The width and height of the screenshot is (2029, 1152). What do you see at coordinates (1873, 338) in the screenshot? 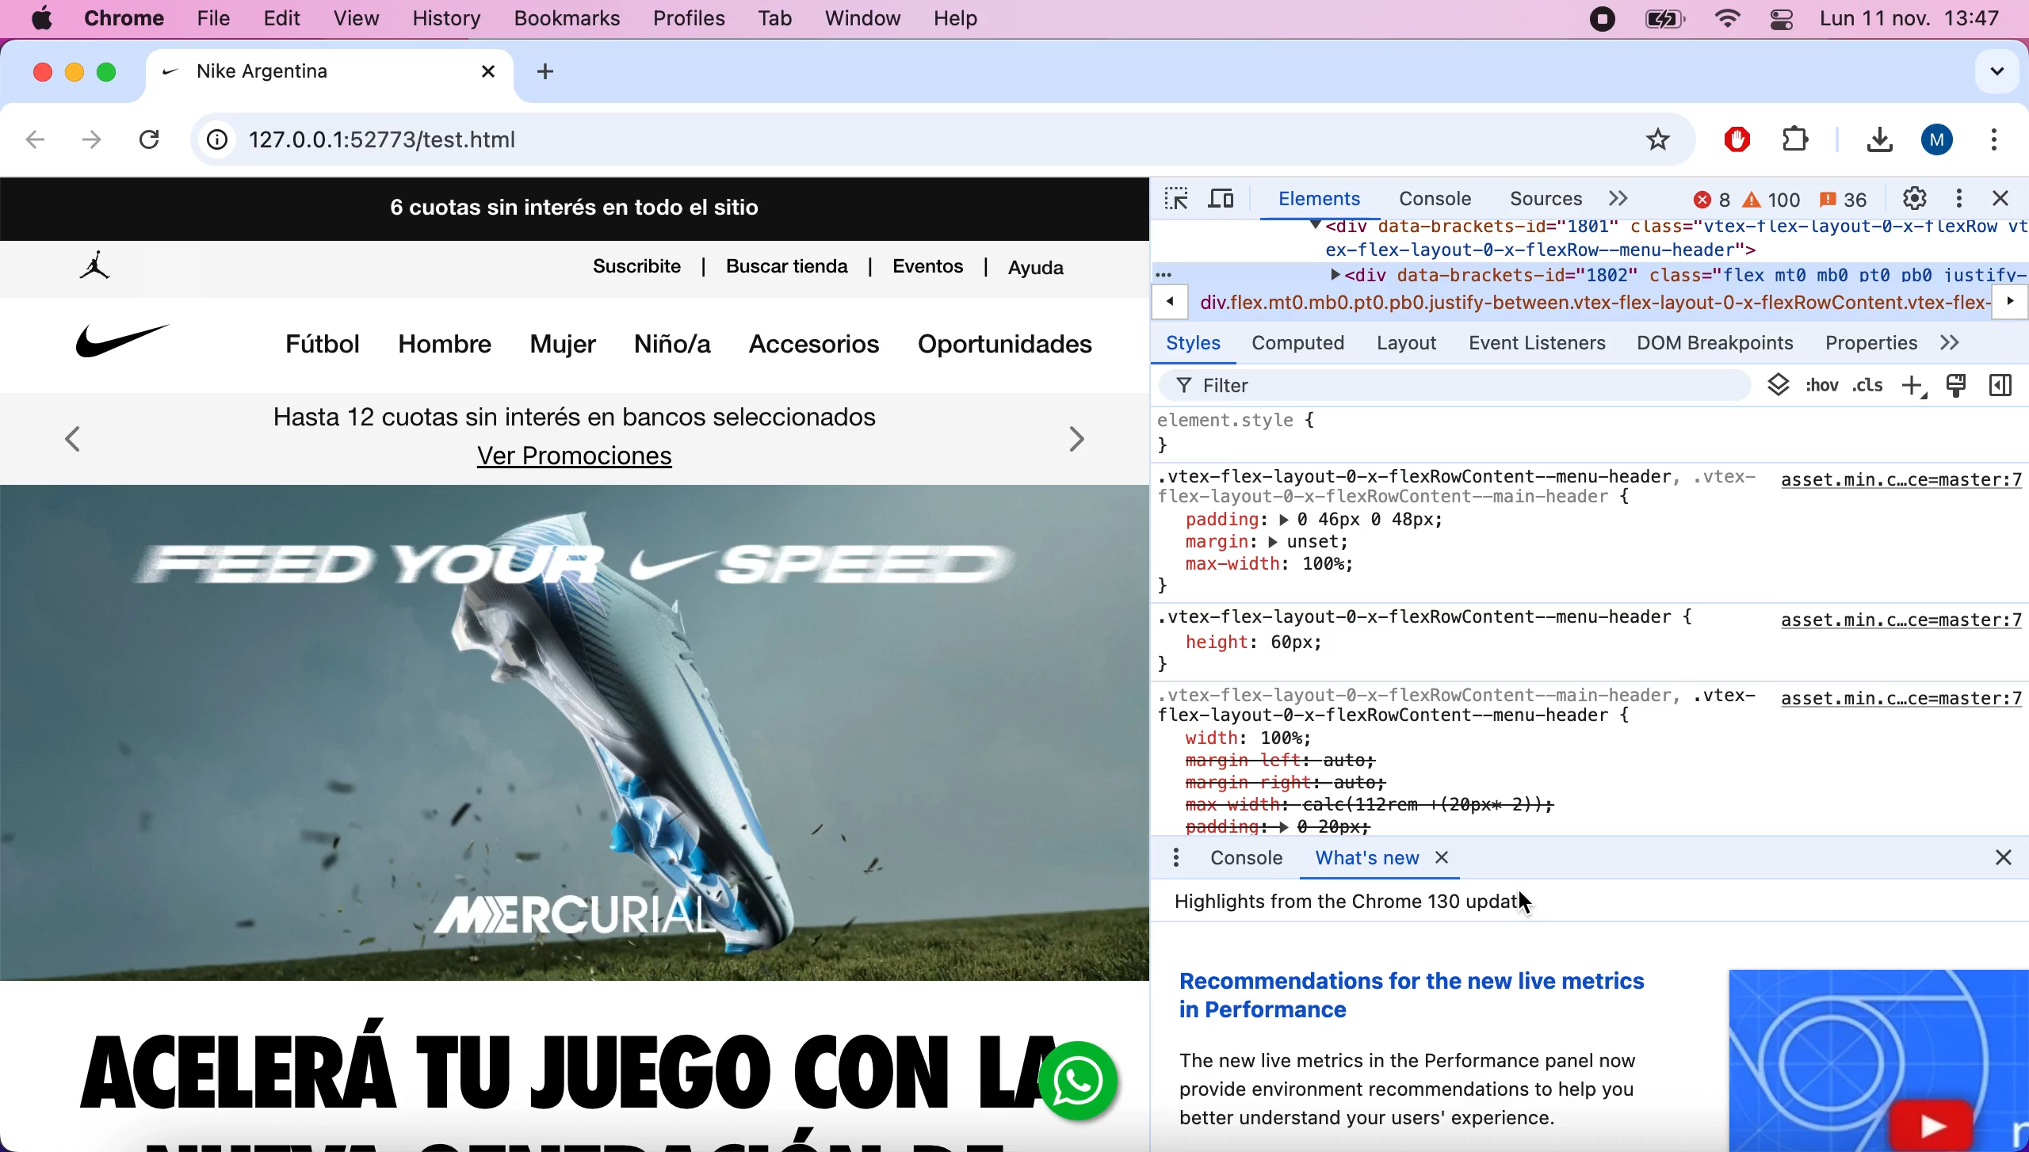
I see `properties` at bounding box center [1873, 338].